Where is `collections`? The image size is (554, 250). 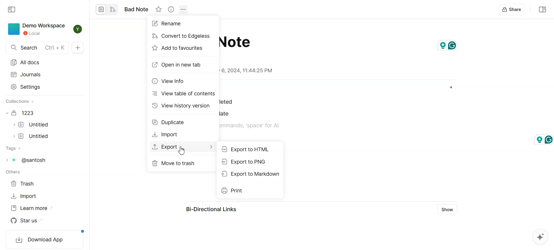 collections is located at coordinates (20, 102).